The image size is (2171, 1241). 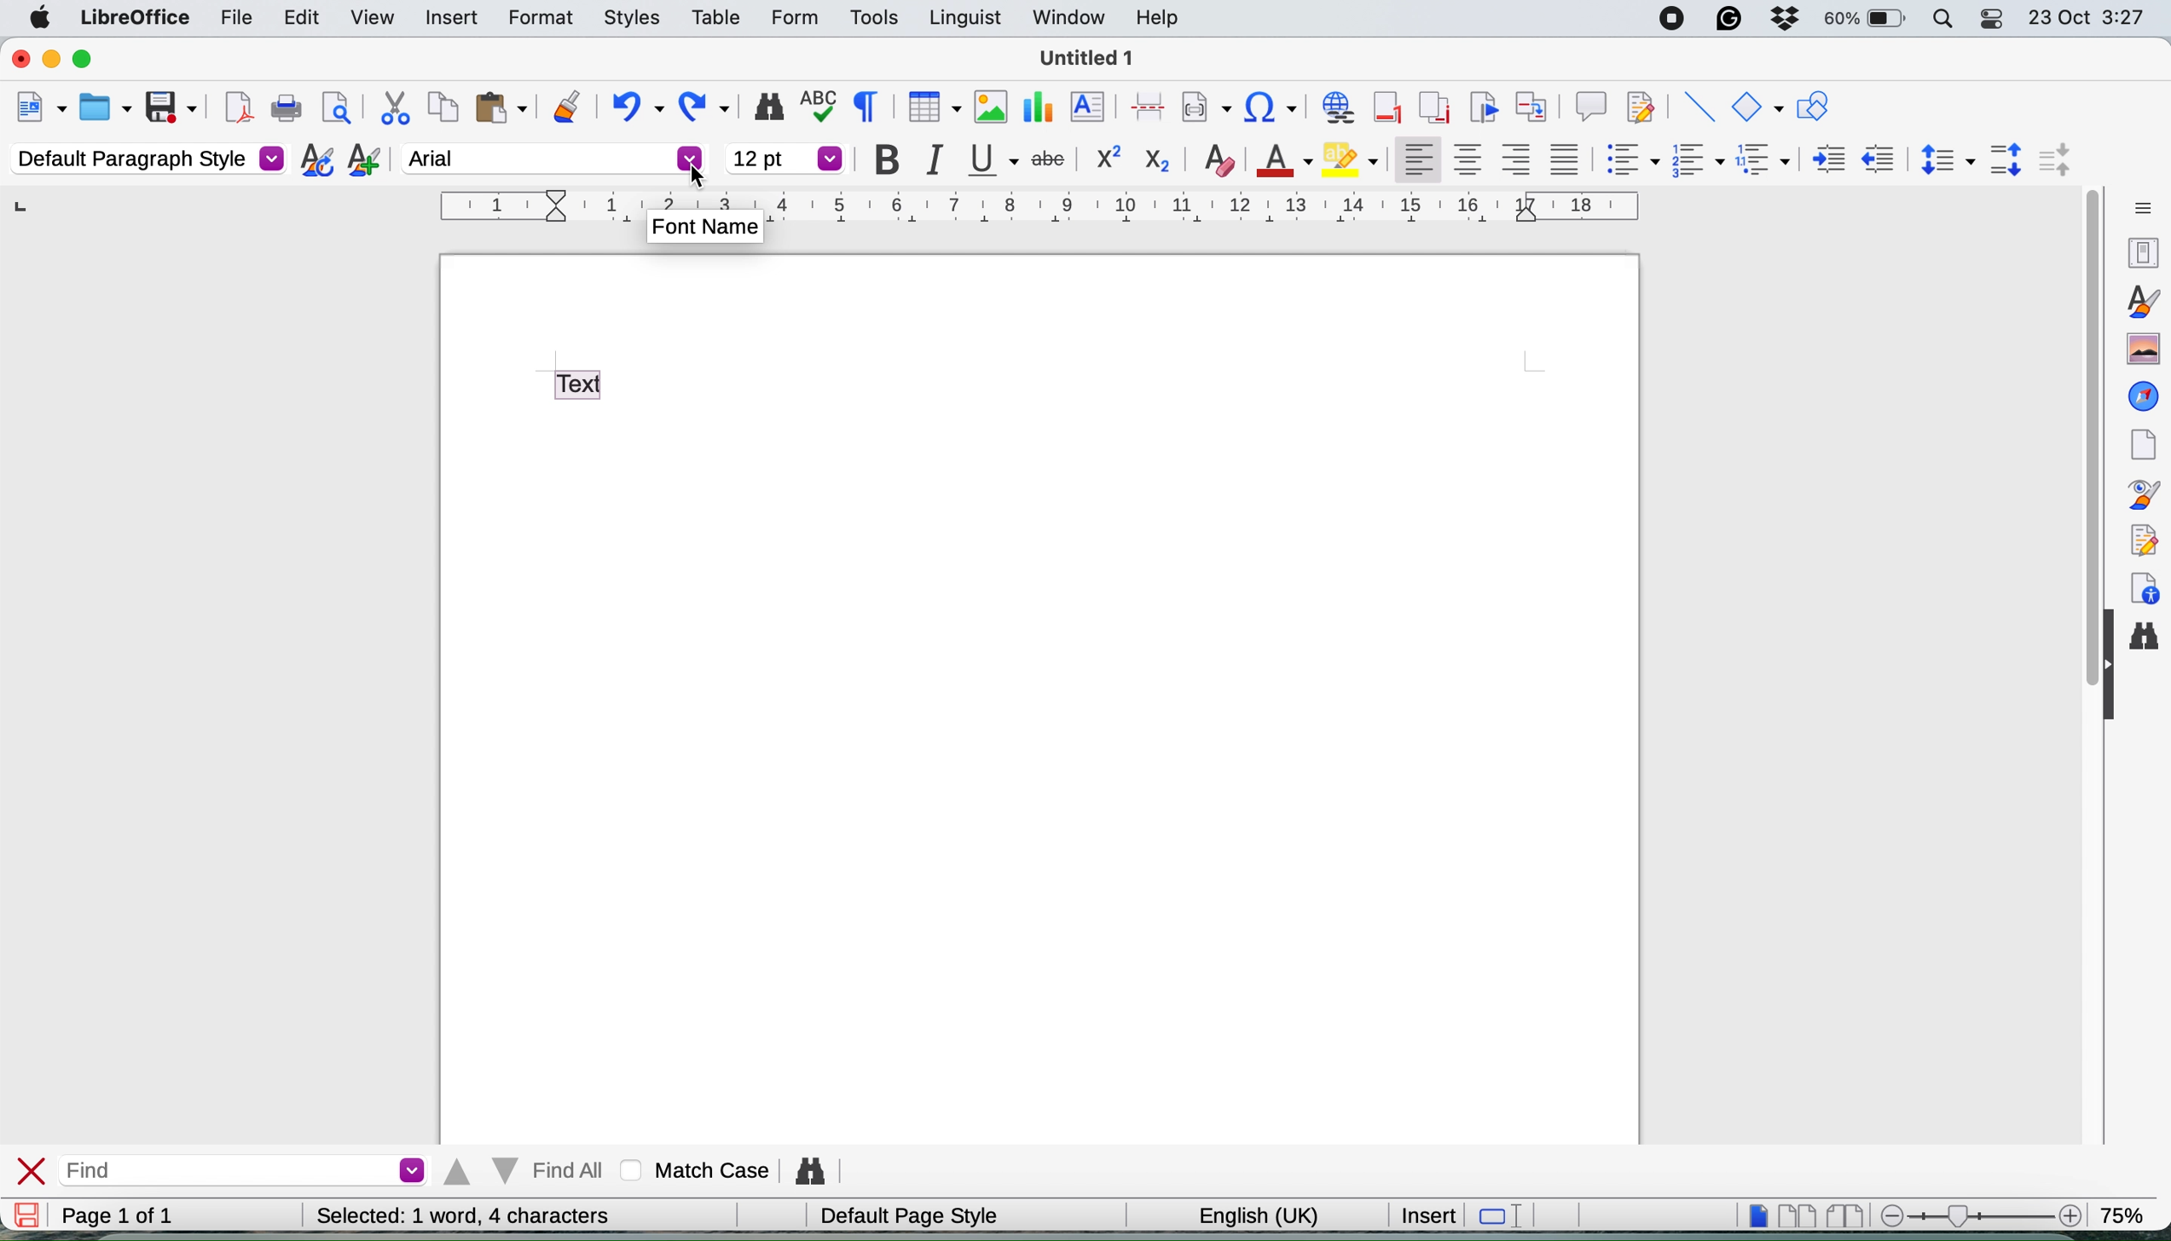 I want to click on styles, so click(x=623, y=19).